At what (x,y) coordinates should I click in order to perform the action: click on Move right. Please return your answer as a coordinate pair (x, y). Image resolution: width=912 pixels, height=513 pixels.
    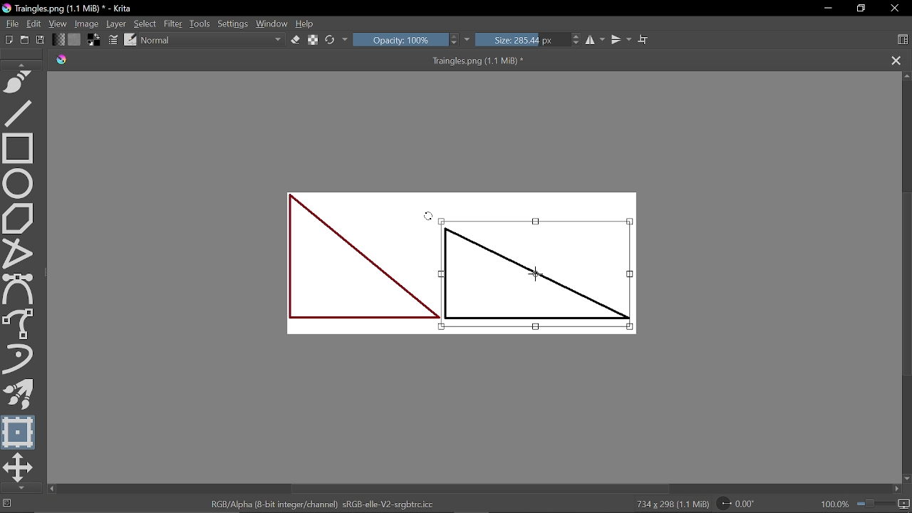
    Looking at the image, I should click on (896, 489).